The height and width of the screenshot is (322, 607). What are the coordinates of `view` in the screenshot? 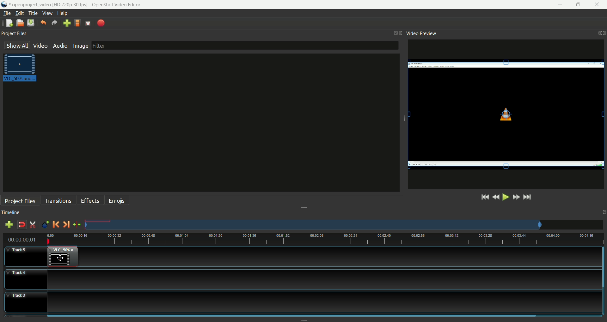 It's located at (49, 13).